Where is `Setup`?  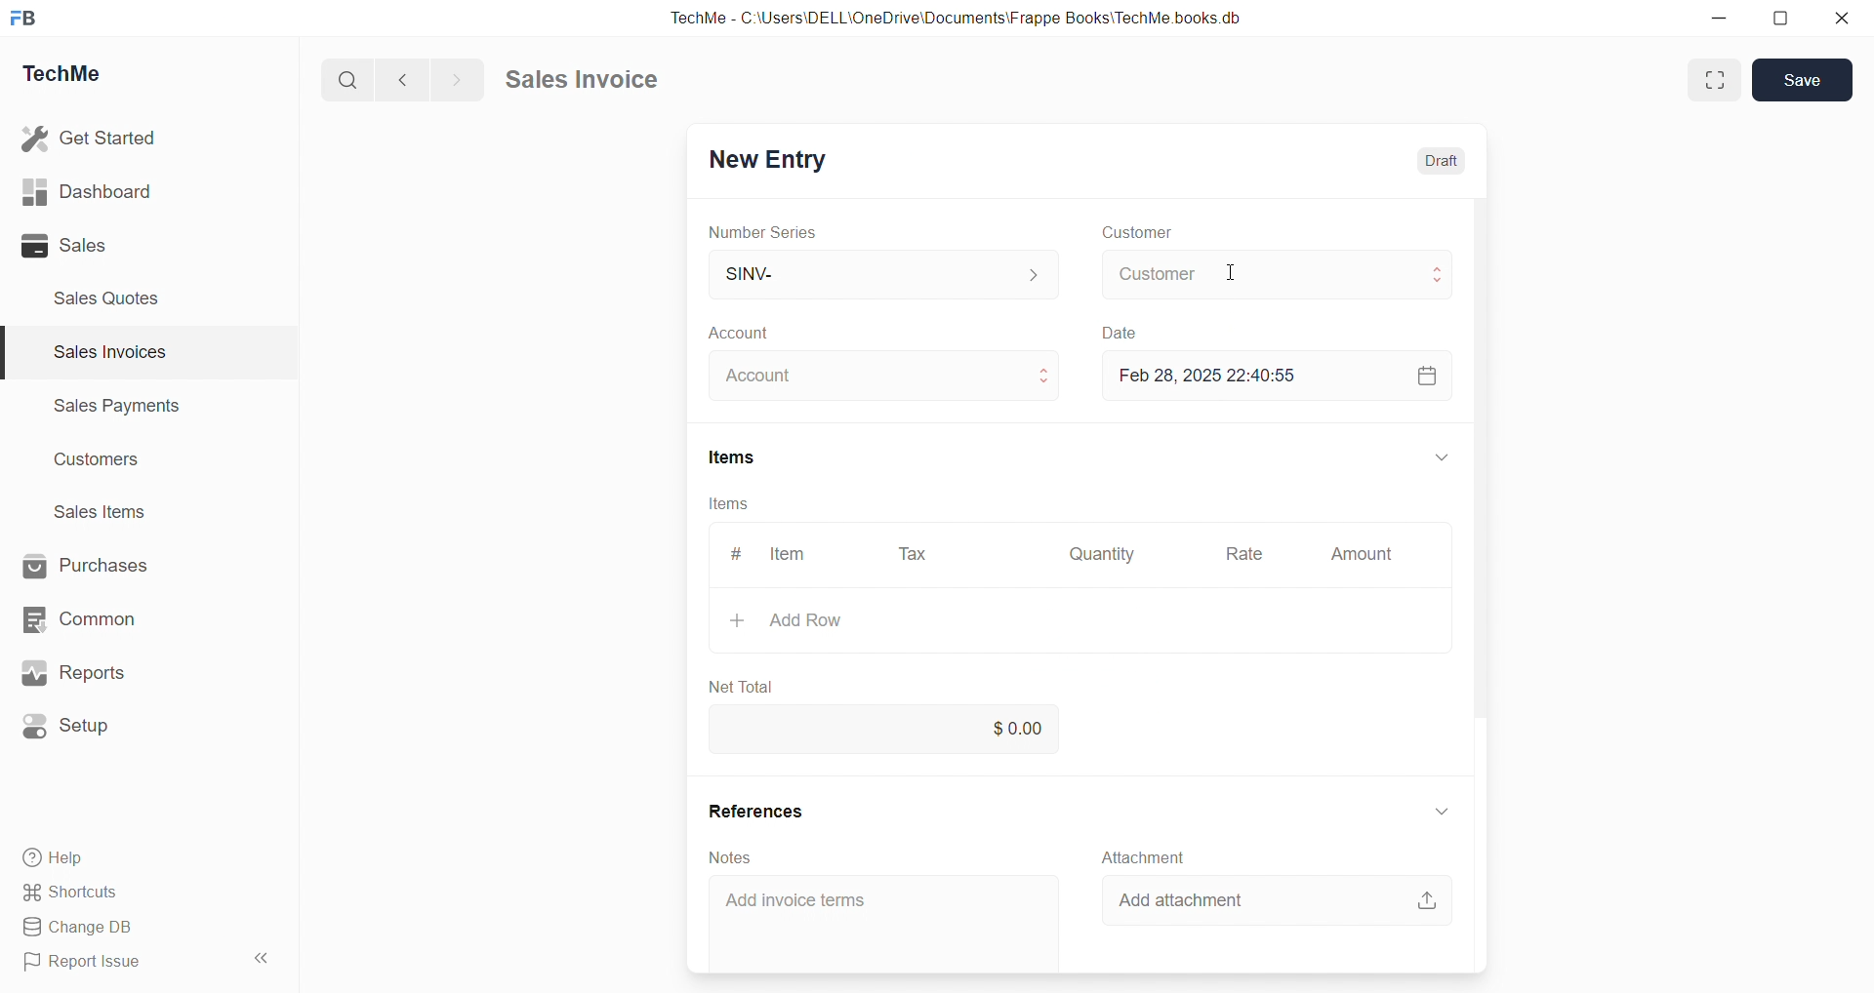
Setup is located at coordinates (68, 727).